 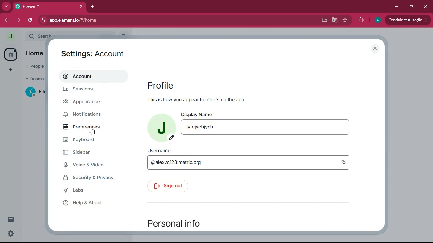 What do you see at coordinates (7, 20) in the screenshot?
I see `back` at bounding box center [7, 20].